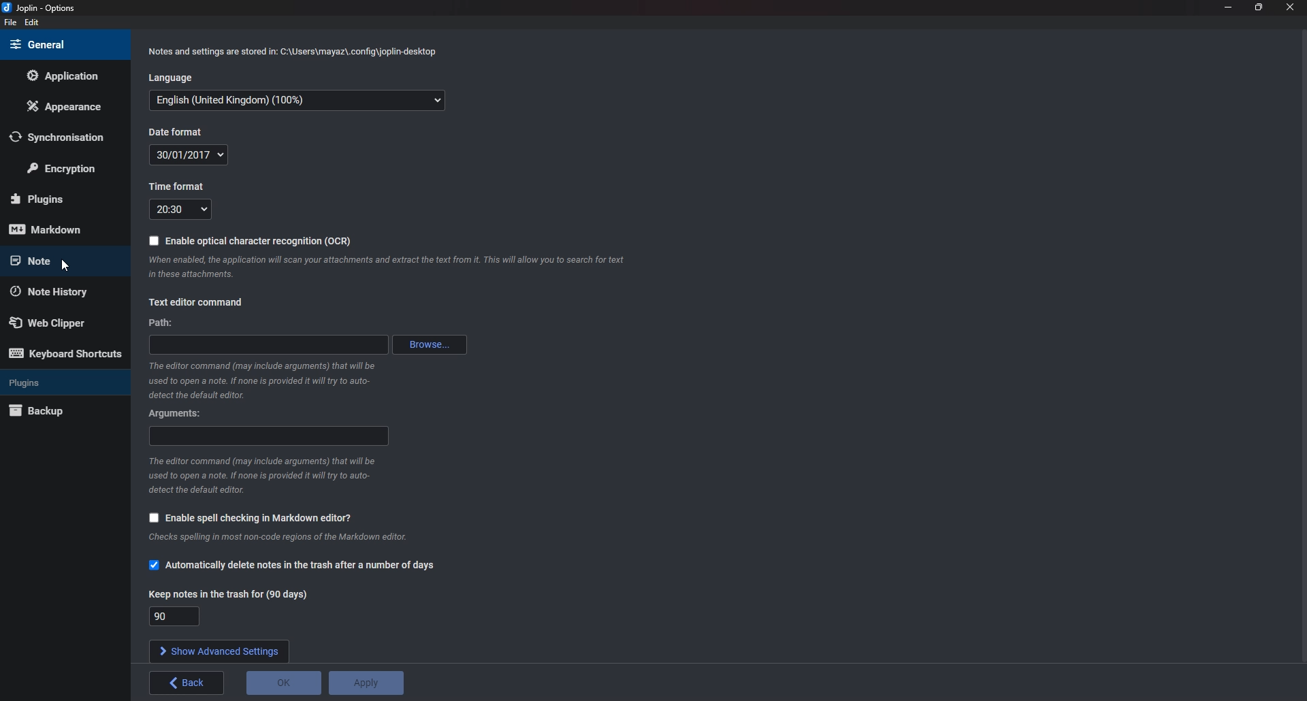 The width and height of the screenshot is (1307, 701). What do you see at coordinates (262, 242) in the screenshot?
I see `Enable O C R` at bounding box center [262, 242].